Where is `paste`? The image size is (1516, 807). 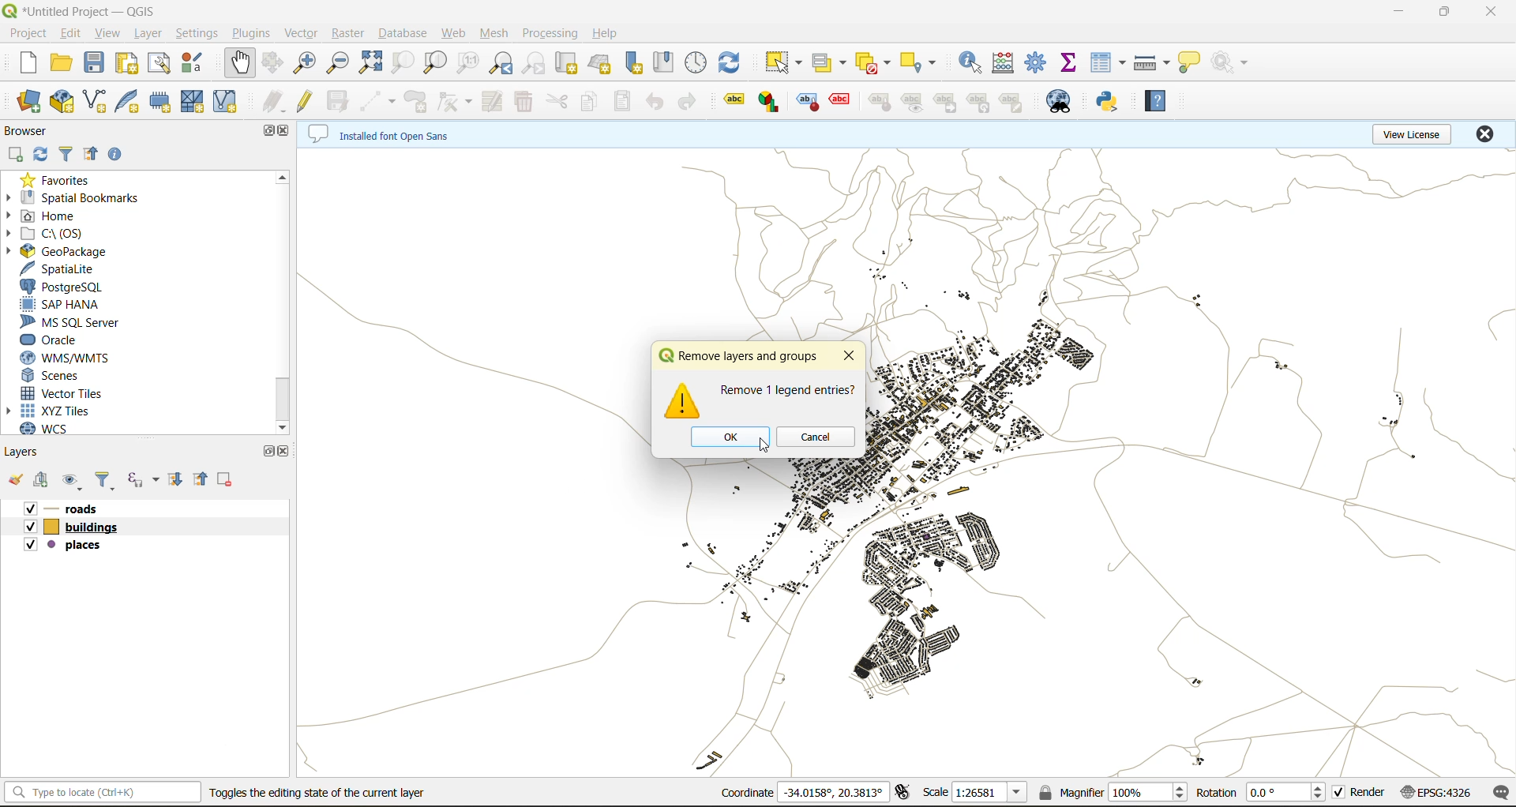
paste is located at coordinates (625, 102).